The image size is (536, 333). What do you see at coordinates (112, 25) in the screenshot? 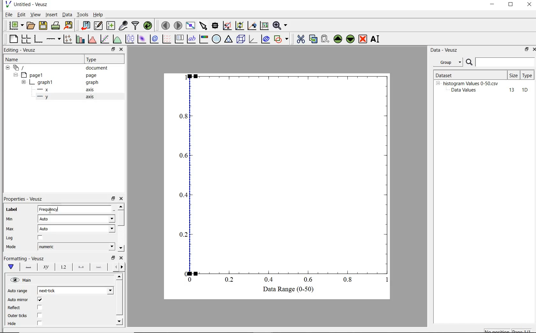
I see `create new datasets using ranges, parametrically or as functions of existing datasets` at bounding box center [112, 25].